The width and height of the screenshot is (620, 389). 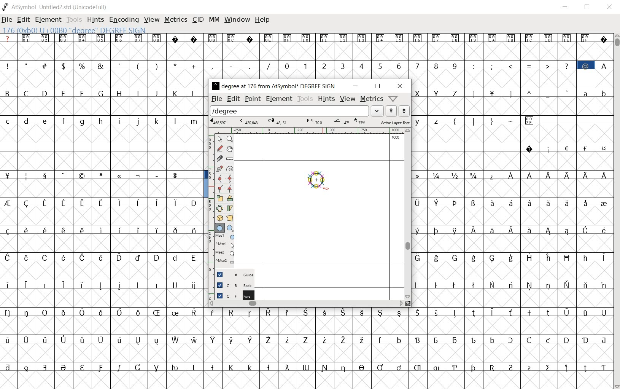 What do you see at coordinates (105, 270) in the screenshot?
I see `empty glyph slots` at bounding box center [105, 270].